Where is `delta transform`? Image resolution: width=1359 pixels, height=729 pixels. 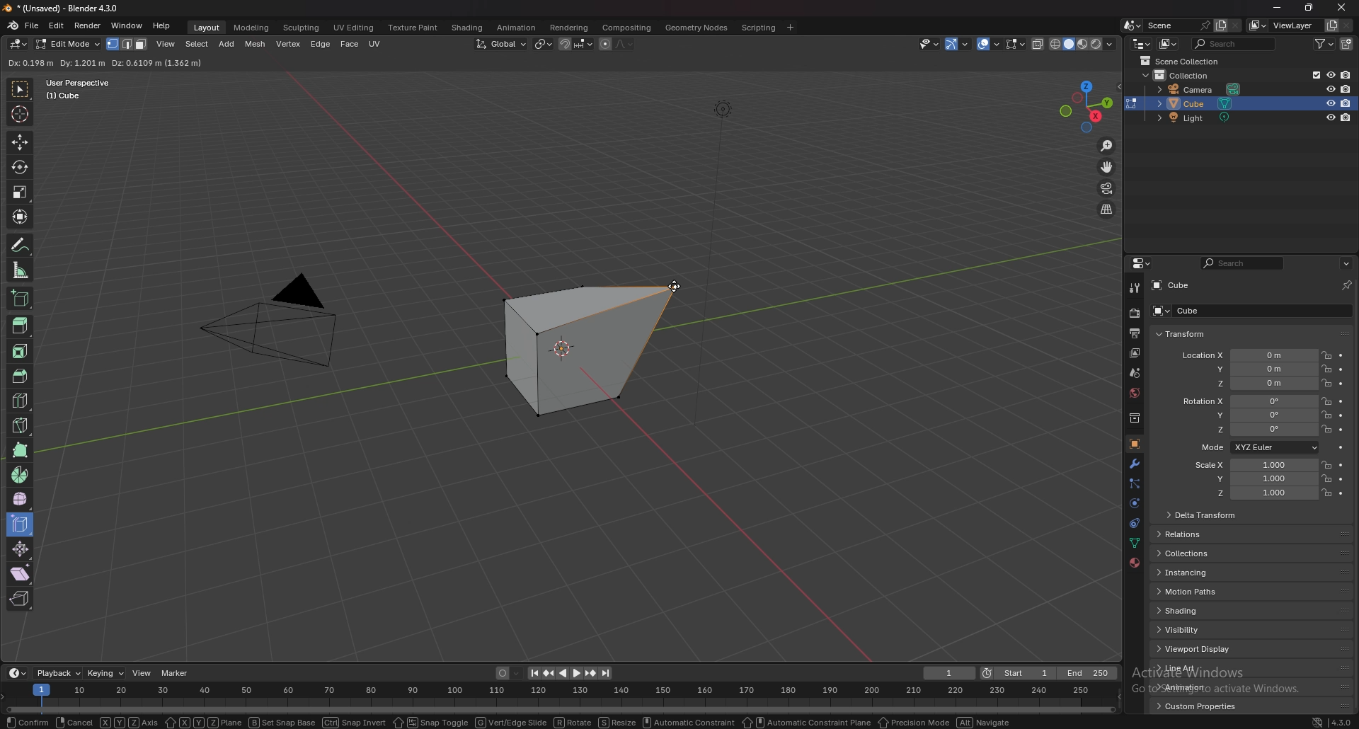
delta transform is located at coordinates (1203, 515).